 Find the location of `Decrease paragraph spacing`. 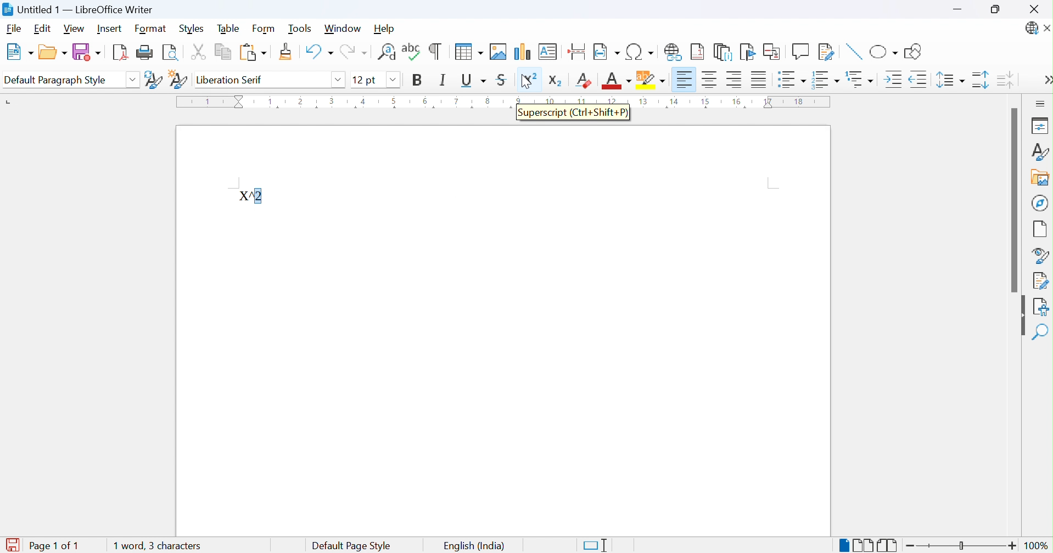

Decrease paragraph spacing is located at coordinates (1006, 81).